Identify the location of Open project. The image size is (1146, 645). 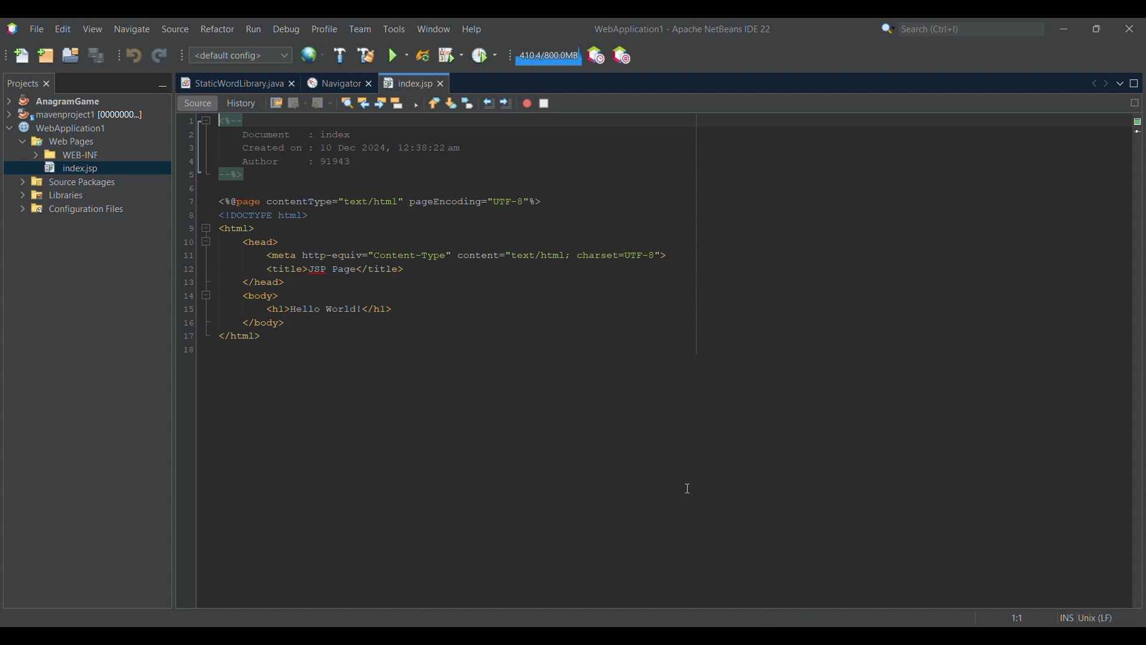
(70, 55).